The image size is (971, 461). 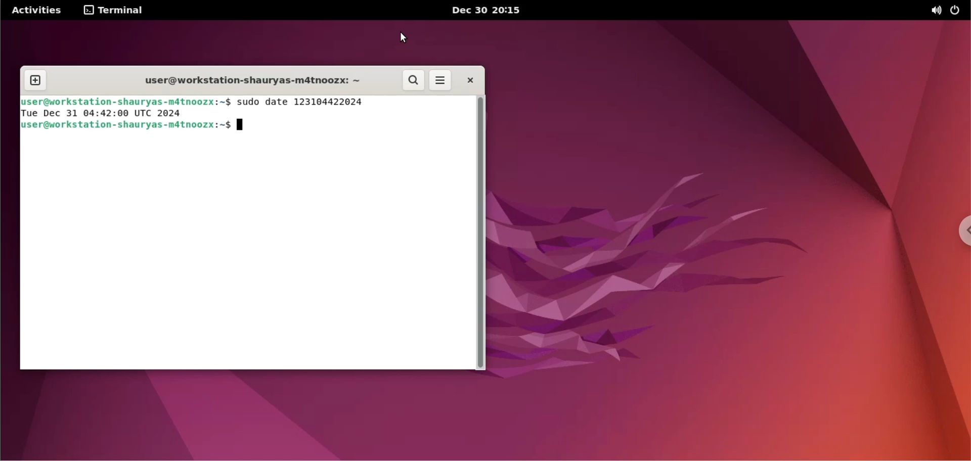 I want to click on Tue Dec 31 04:42:00 UTC 2024, so click(x=107, y=114).